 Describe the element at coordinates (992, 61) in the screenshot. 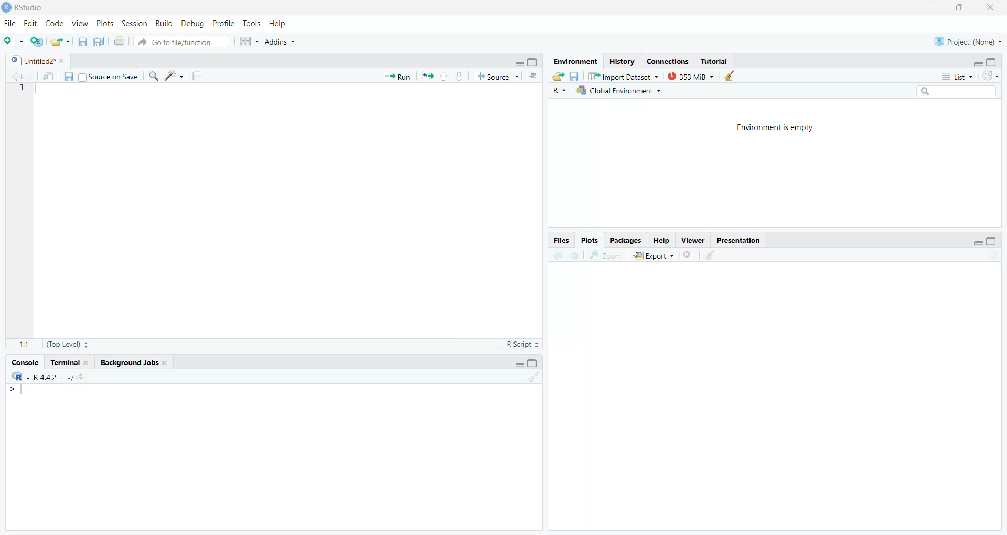

I see `hide console` at that location.